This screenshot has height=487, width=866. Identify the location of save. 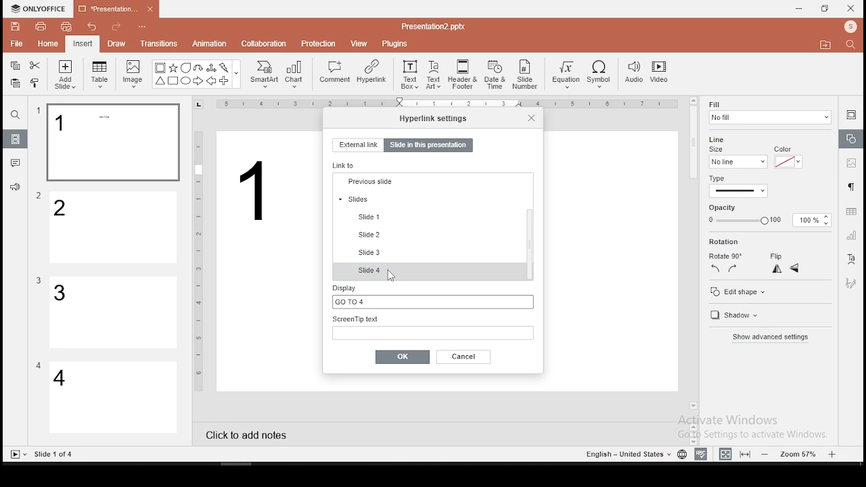
(16, 26).